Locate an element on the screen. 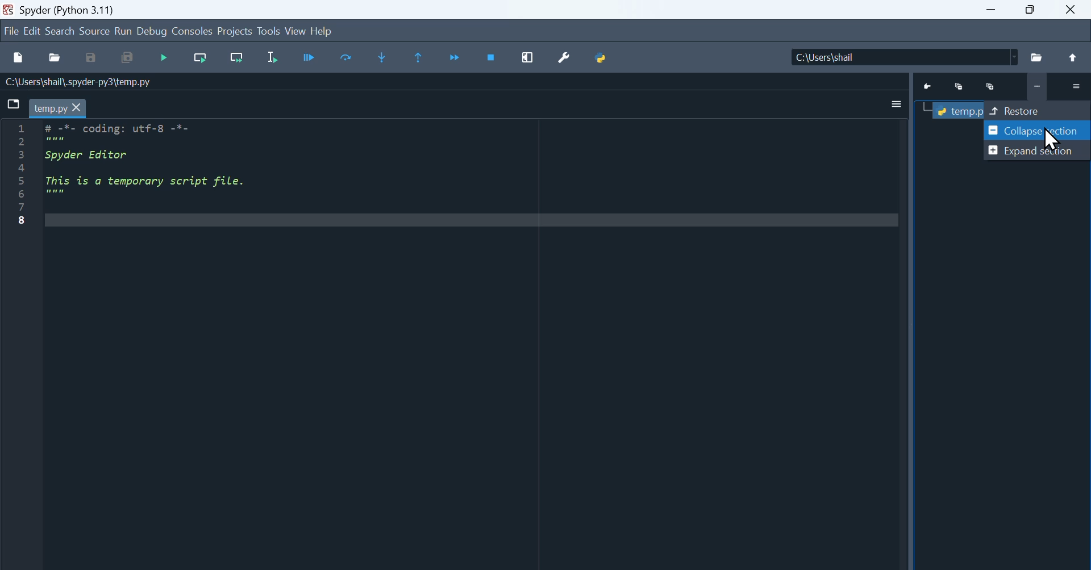 Image resolution: width=1091 pixels, height=570 pixels. Maximize current window is located at coordinates (528, 58).